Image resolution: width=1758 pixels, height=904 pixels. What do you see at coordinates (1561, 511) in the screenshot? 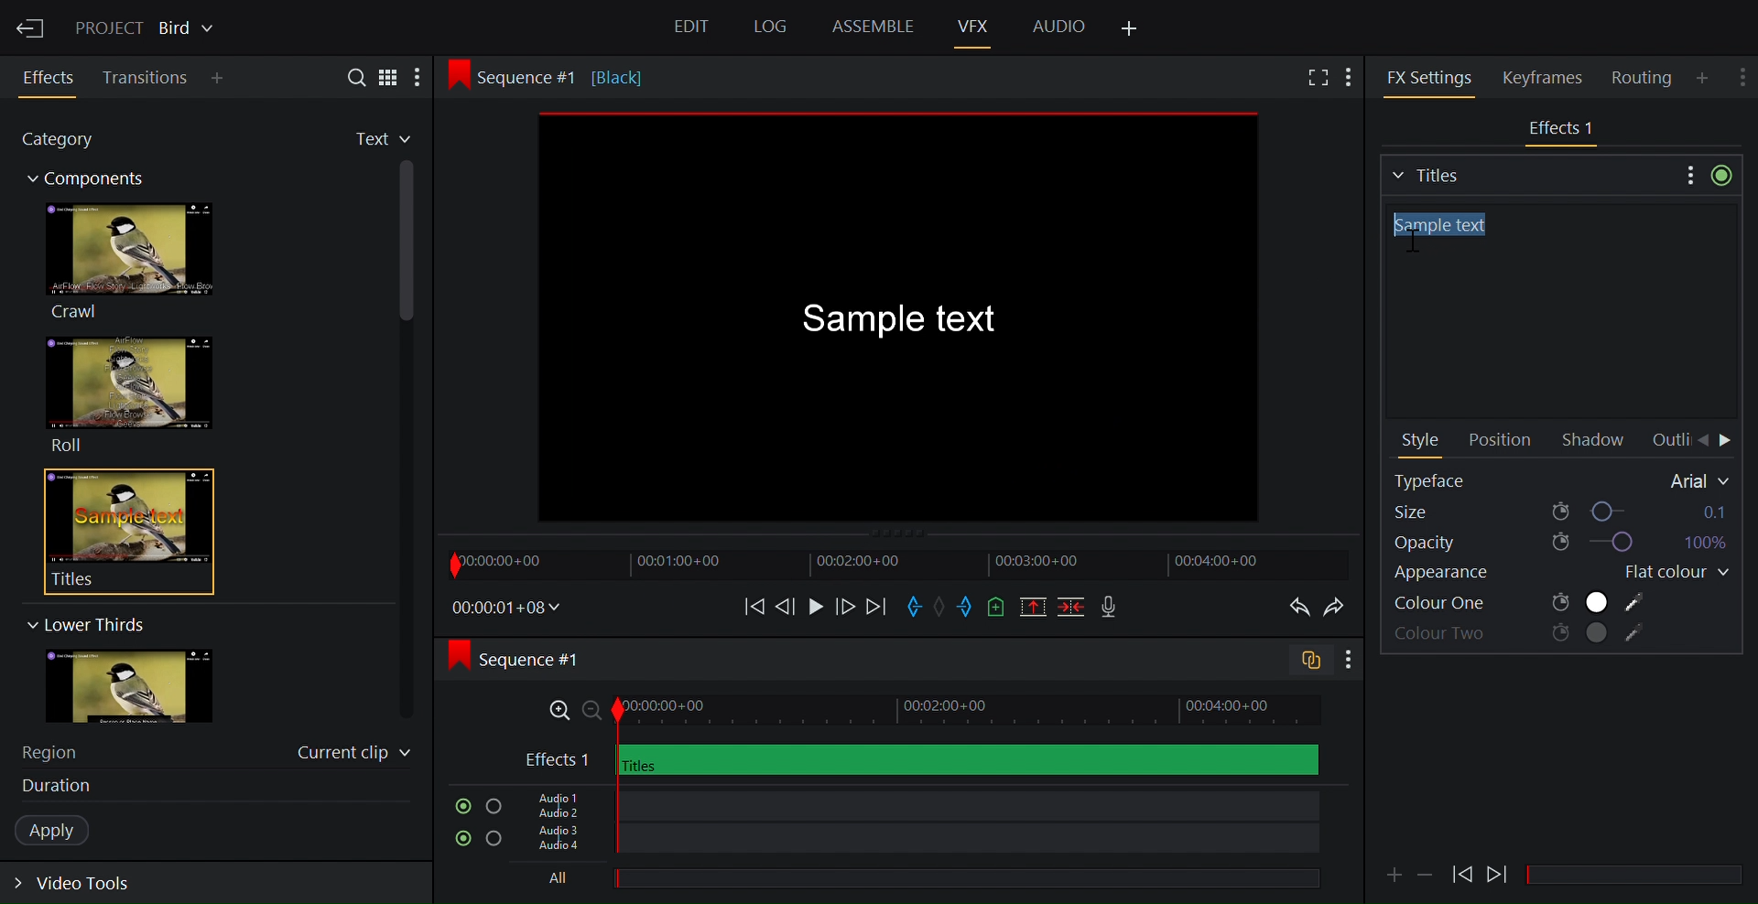
I see `Size` at bounding box center [1561, 511].